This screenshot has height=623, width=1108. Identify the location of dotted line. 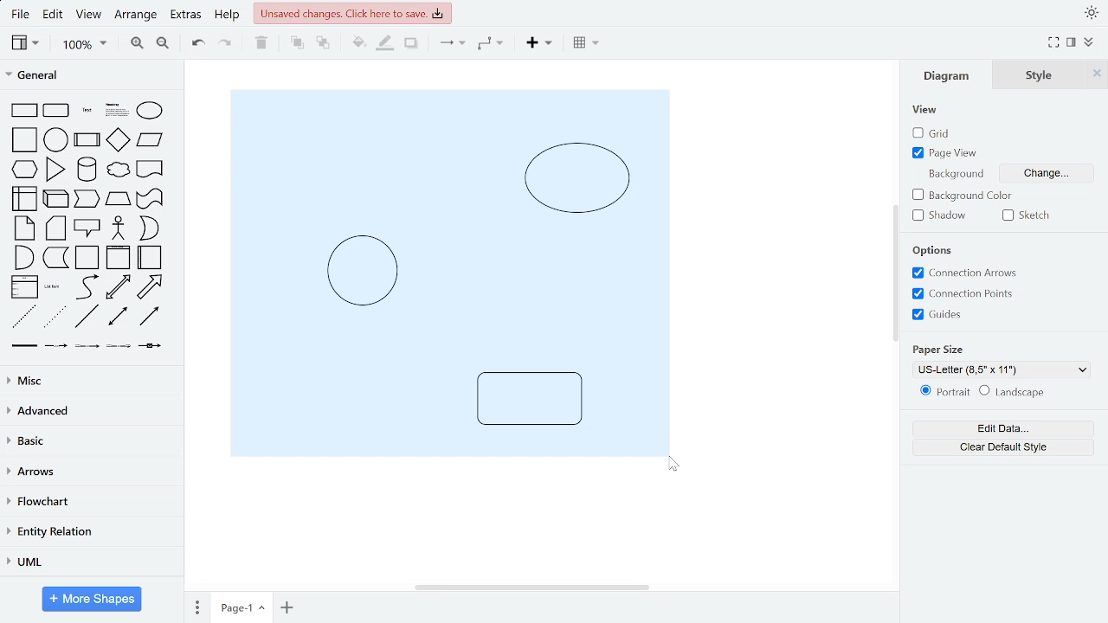
(55, 318).